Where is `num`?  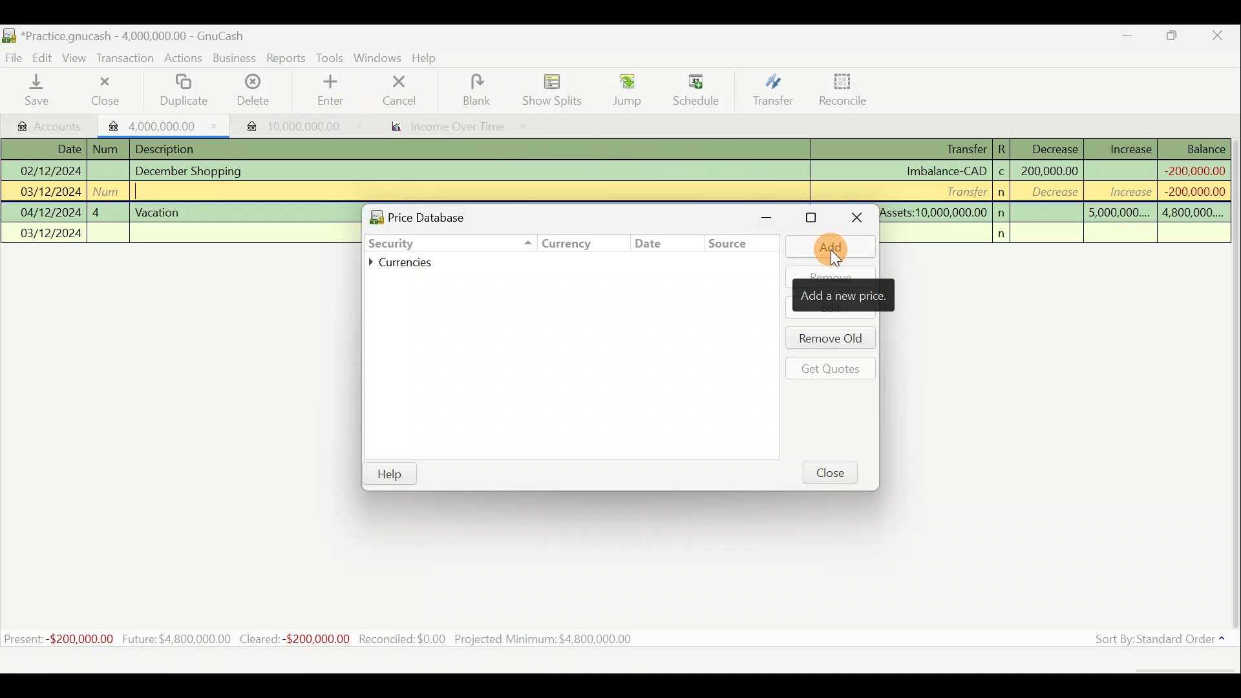
num is located at coordinates (109, 149).